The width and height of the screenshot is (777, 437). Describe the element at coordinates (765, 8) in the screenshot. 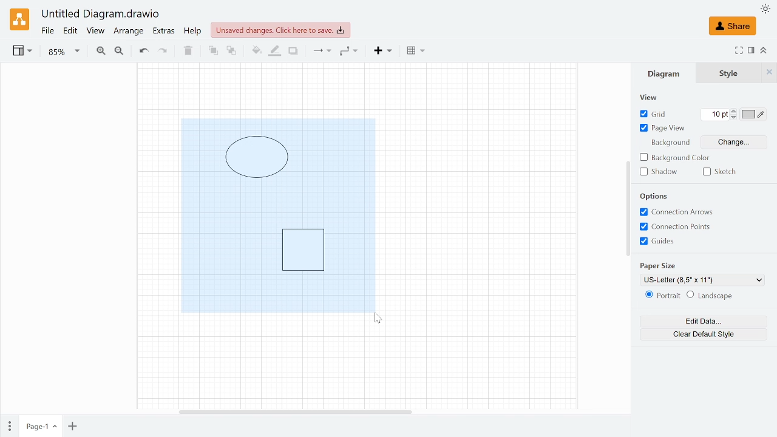

I see `Appearence` at that location.